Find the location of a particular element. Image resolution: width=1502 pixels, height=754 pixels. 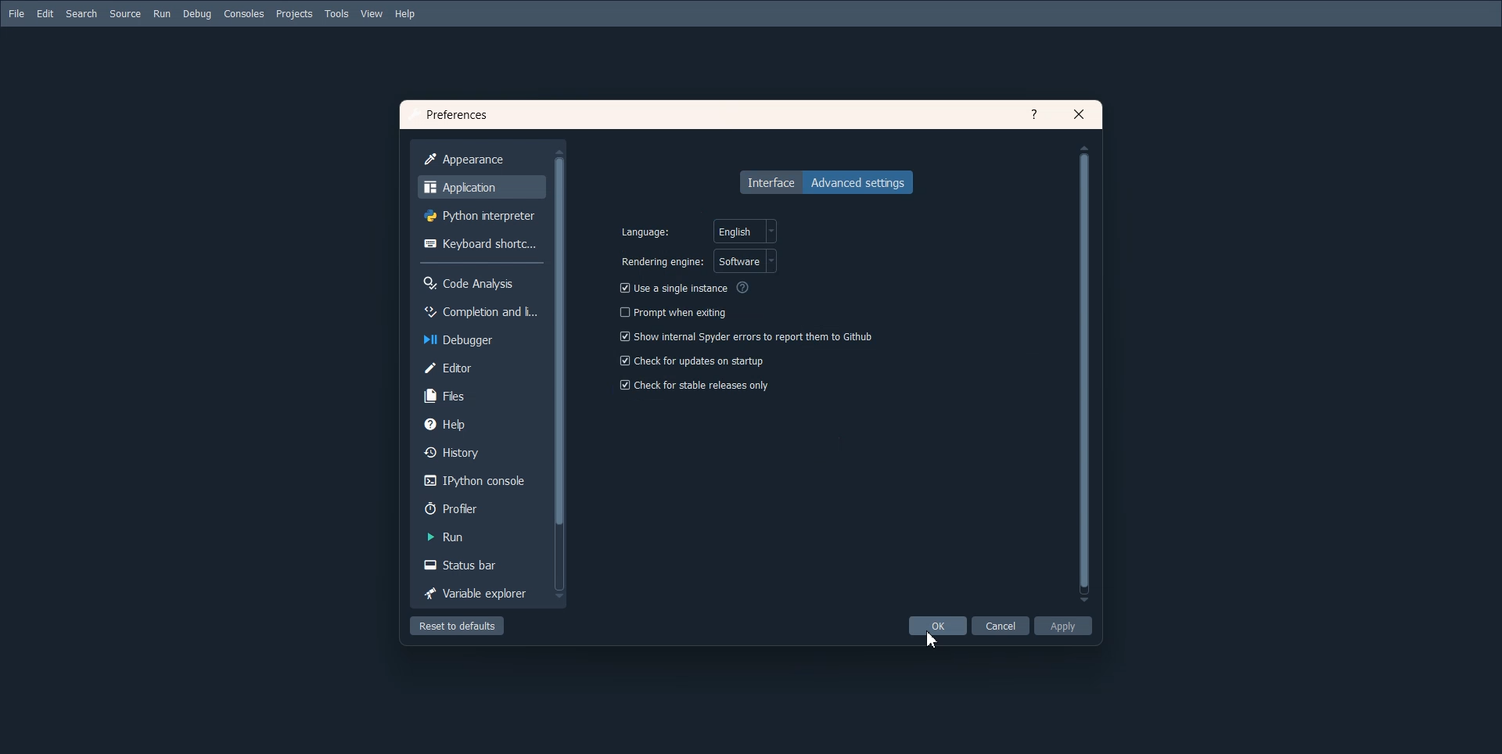

Consoles is located at coordinates (244, 15).